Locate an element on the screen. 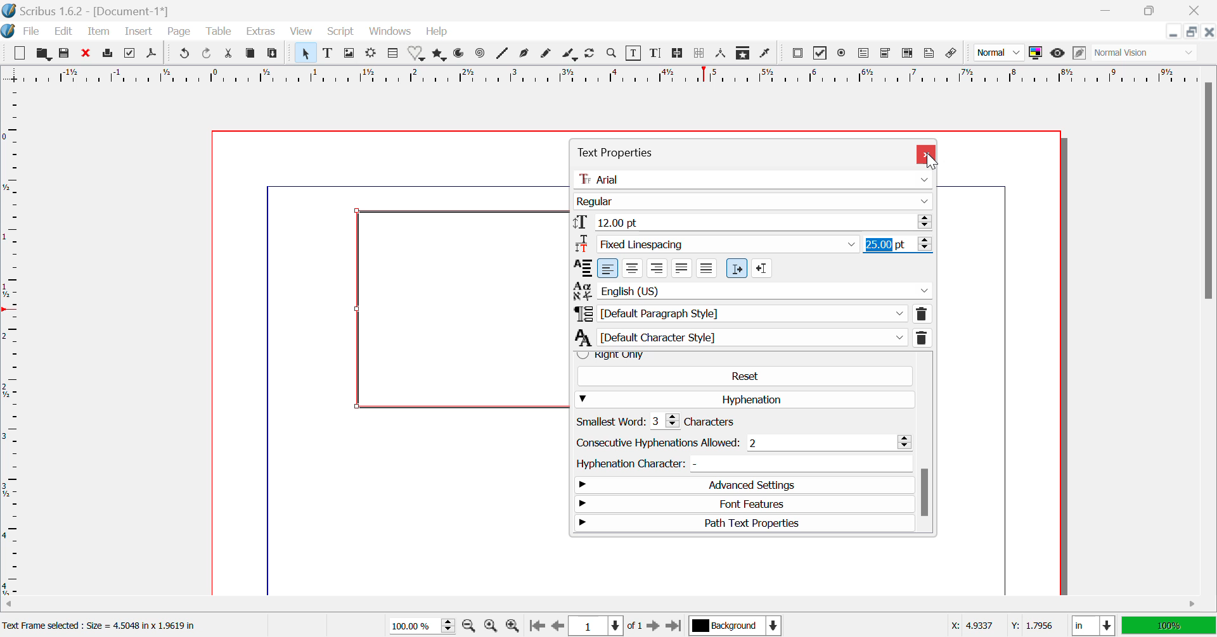 Image resolution: width=1217 pixels, height=637 pixels. Select is located at coordinates (305, 53).